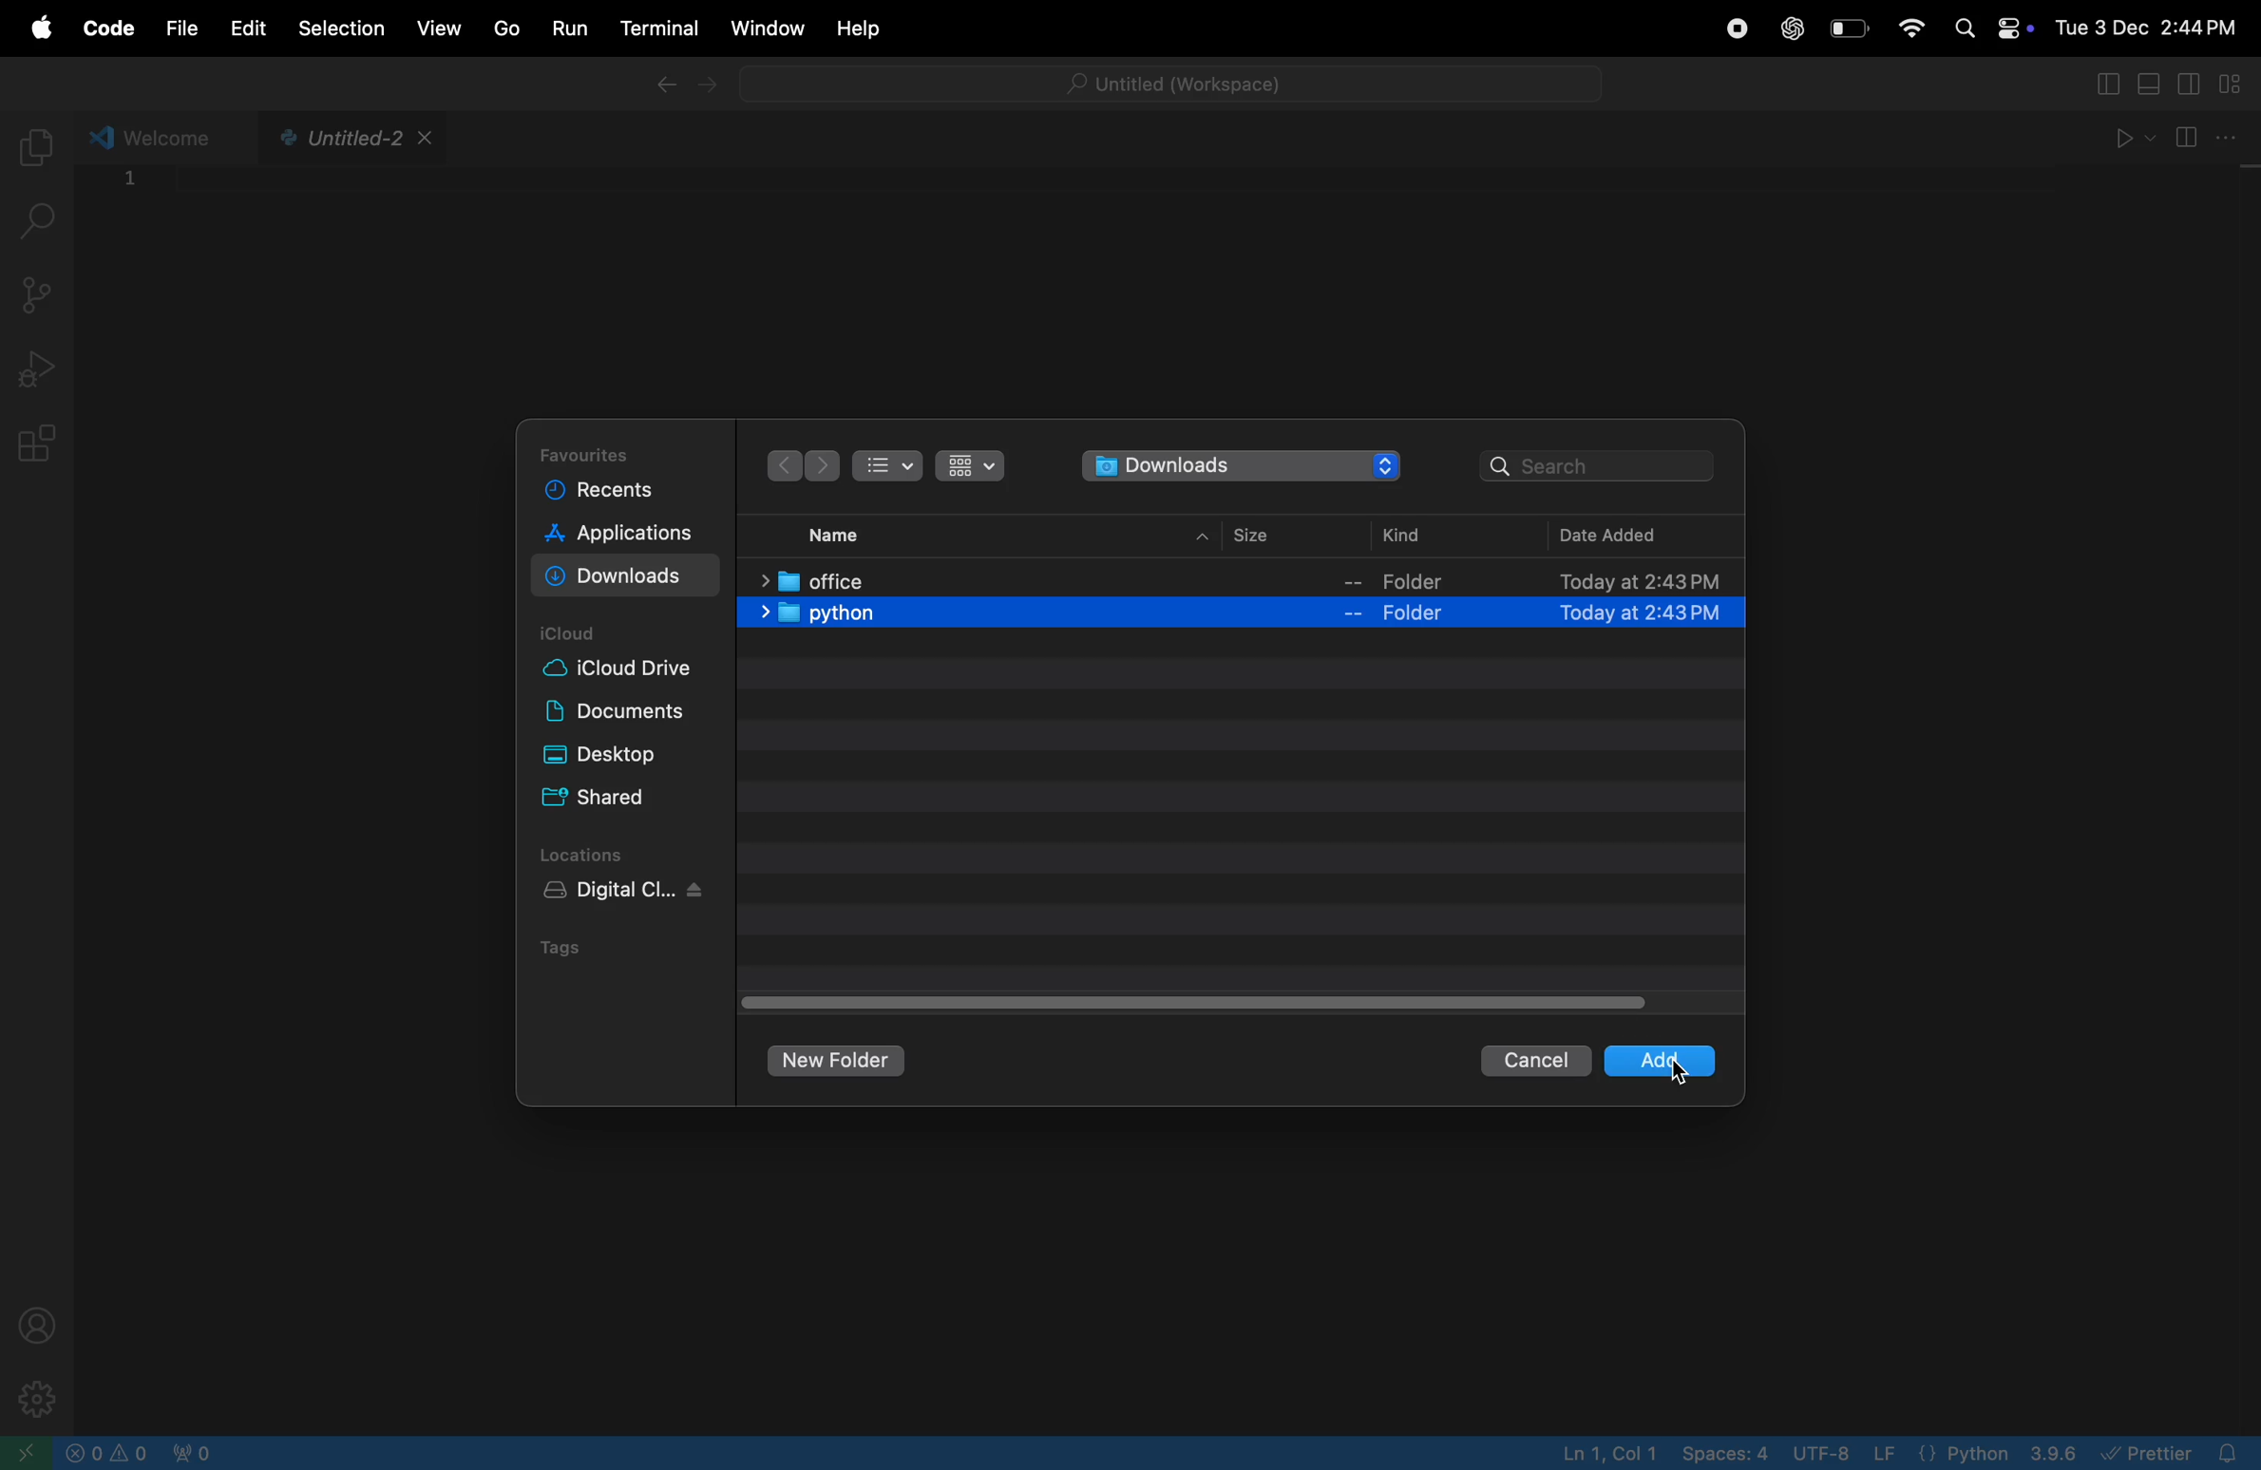  I want to click on name, so click(837, 533).